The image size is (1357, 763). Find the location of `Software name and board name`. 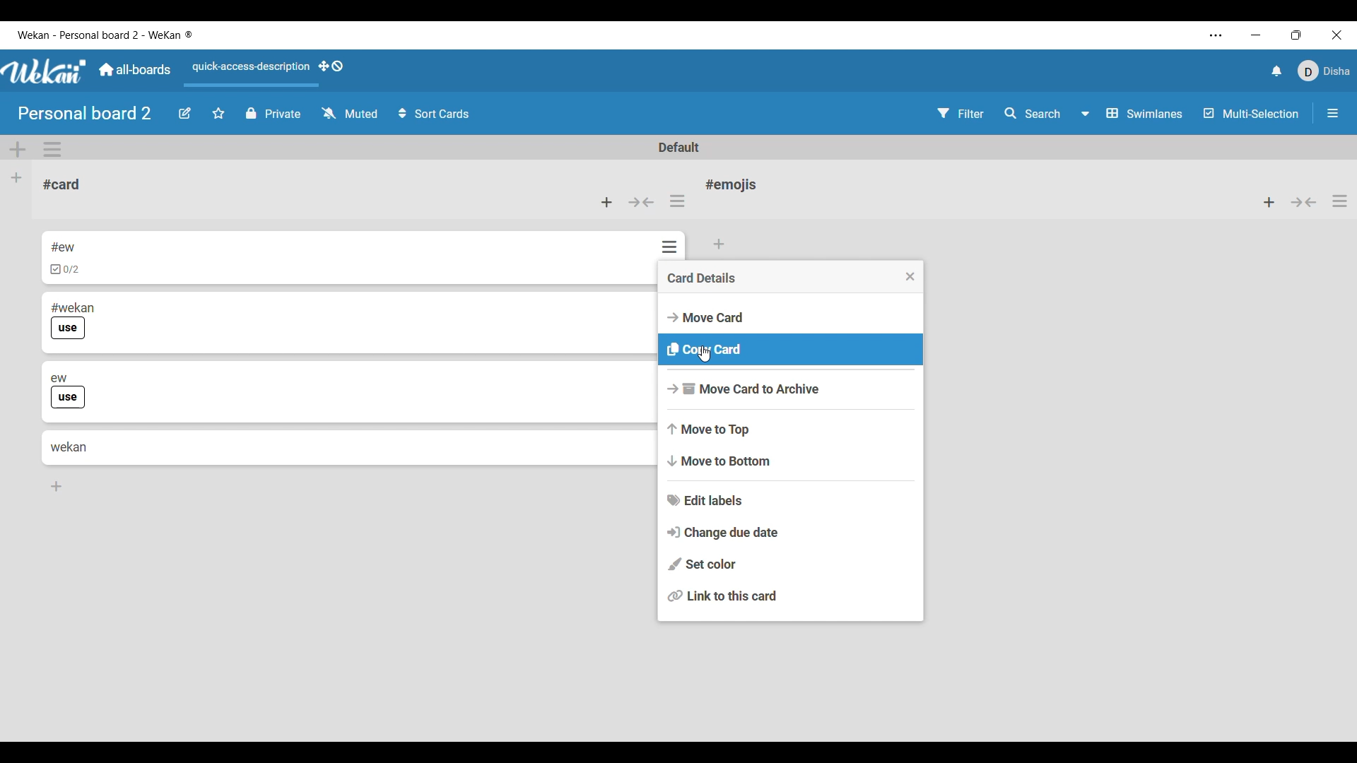

Software name and board name is located at coordinates (105, 35).